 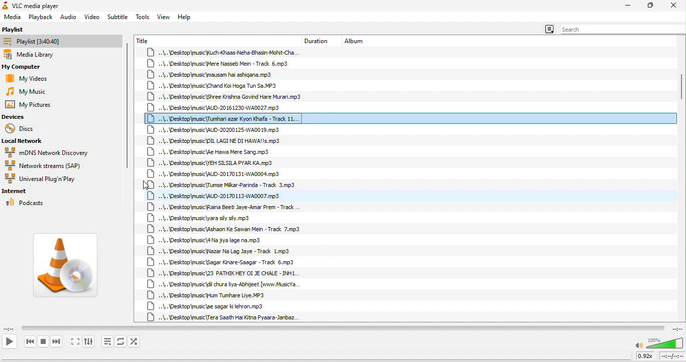 I want to click on cursor, so click(x=148, y=185).